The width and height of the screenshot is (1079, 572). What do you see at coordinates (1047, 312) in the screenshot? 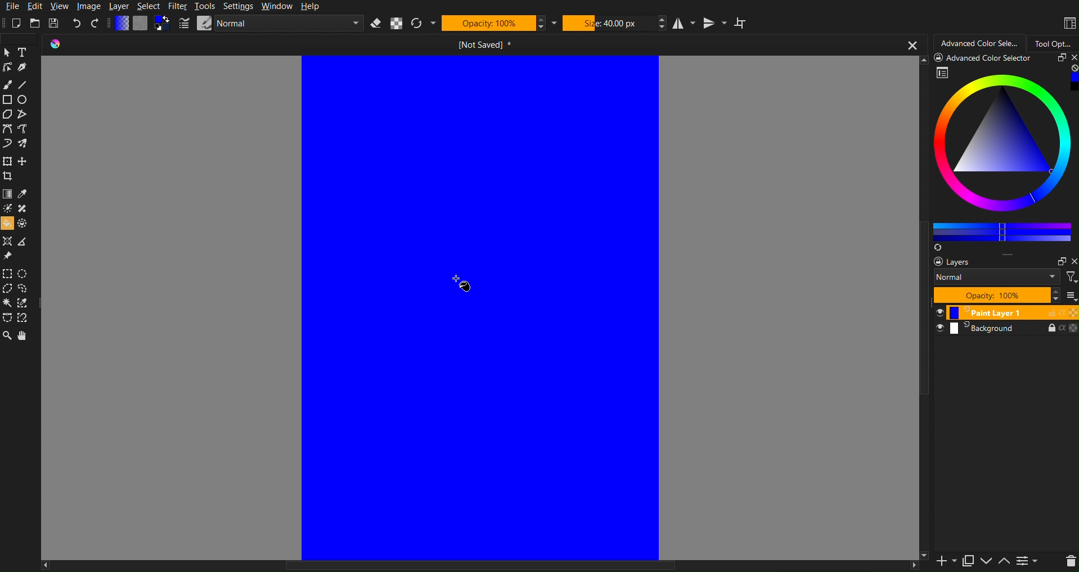
I see `lock` at bounding box center [1047, 312].